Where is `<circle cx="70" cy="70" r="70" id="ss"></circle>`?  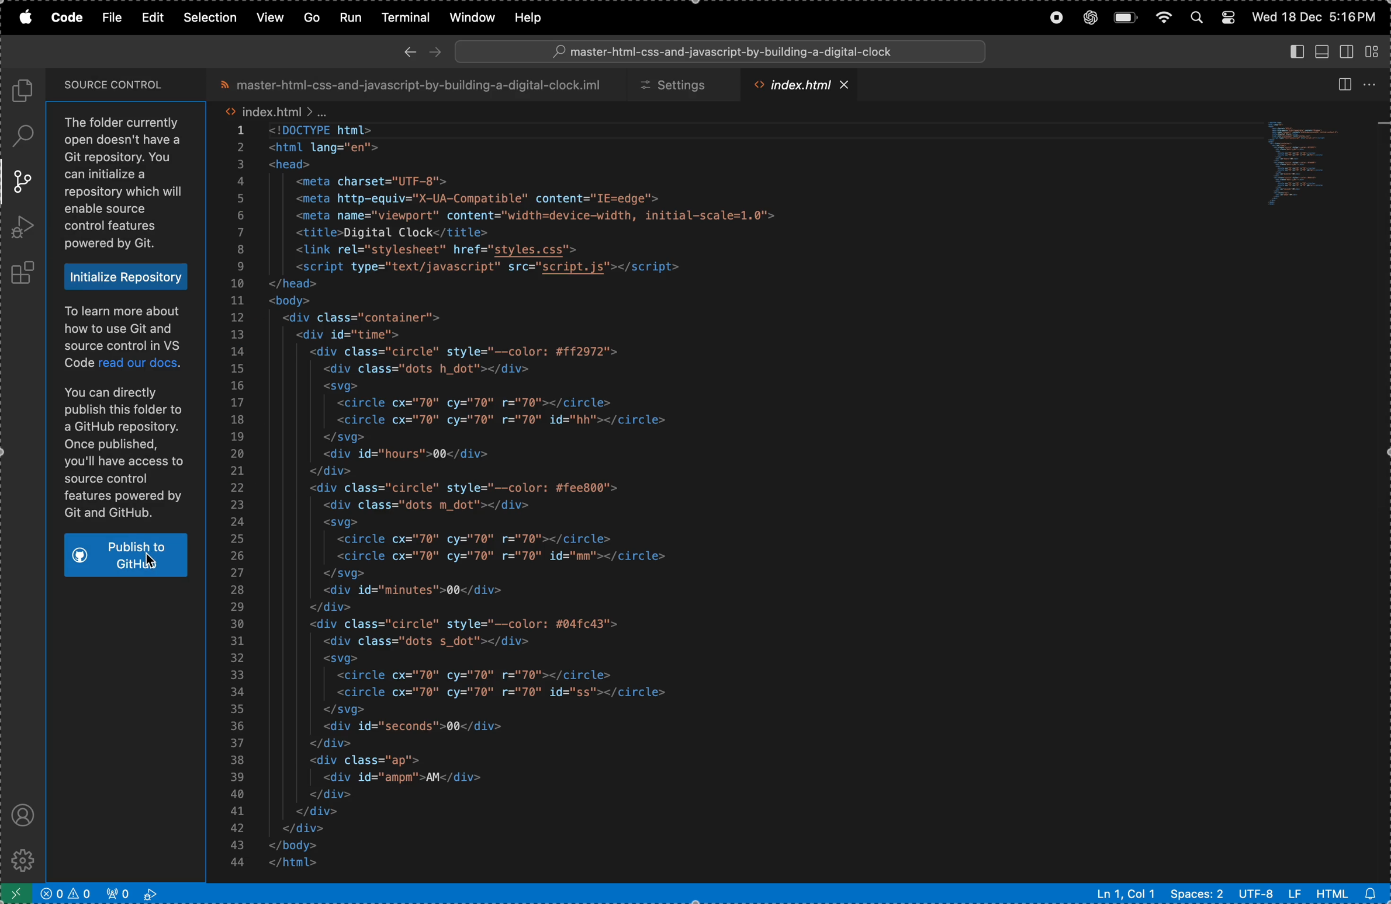
<circle cx="70" cy="70" r="70" id="ss"></circle> is located at coordinates (506, 694).